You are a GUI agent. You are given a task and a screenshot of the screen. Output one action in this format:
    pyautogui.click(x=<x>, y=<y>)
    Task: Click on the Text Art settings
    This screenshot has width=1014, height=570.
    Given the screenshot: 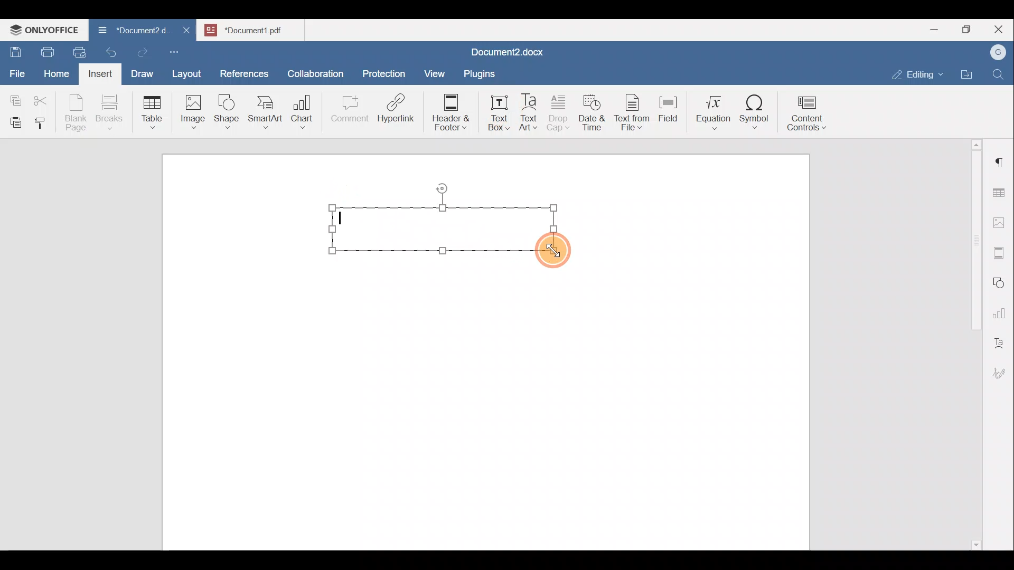 What is the action you would take?
    pyautogui.click(x=1000, y=339)
    